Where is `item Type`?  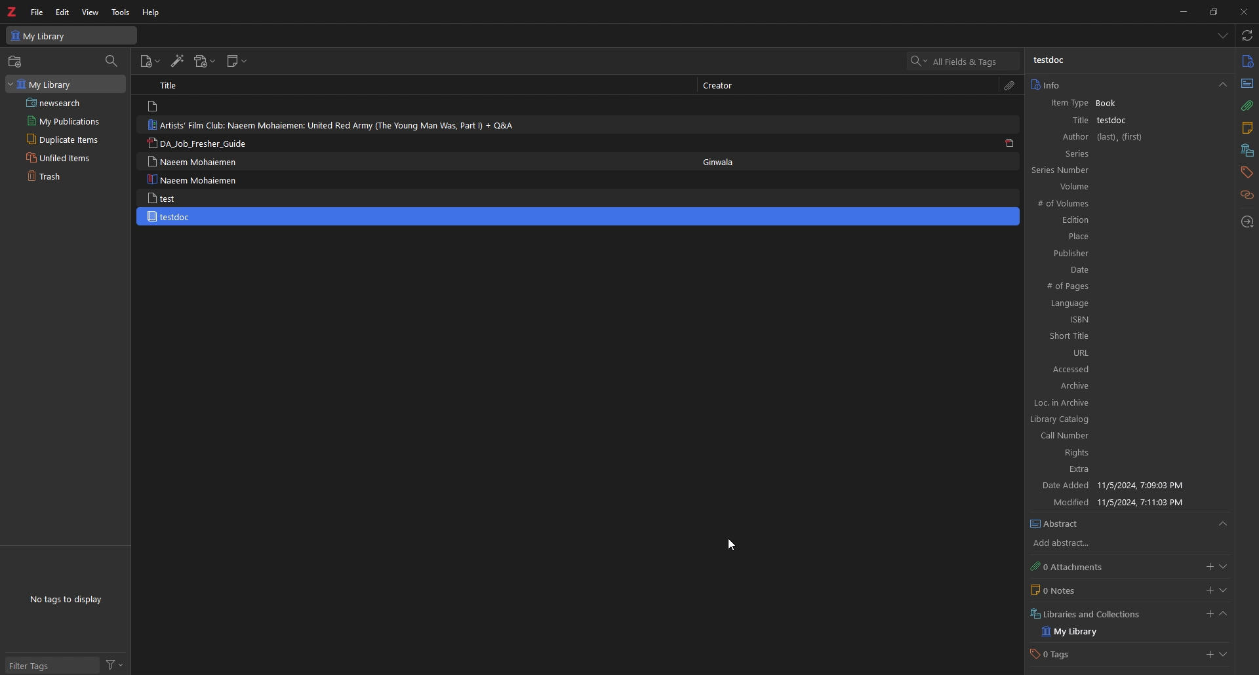
item Type is located at coordinates (1065, 104).